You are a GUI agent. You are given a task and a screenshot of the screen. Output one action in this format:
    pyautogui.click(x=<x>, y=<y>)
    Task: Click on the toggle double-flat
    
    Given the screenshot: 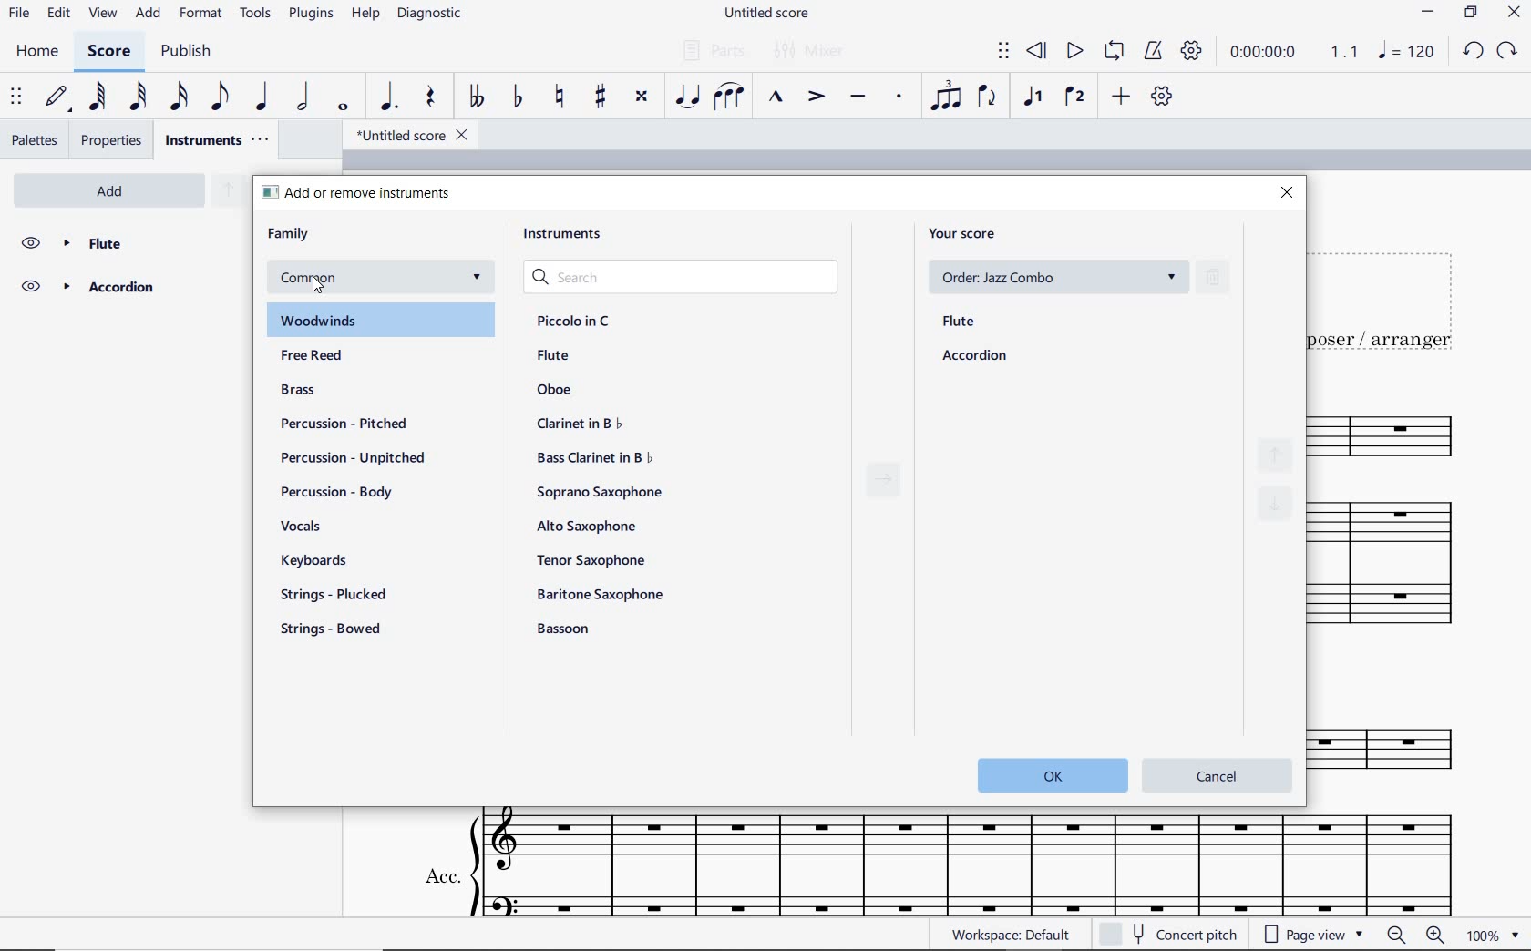 What is the action you would take?
    pyautogui.click(x=475, y=97)
    